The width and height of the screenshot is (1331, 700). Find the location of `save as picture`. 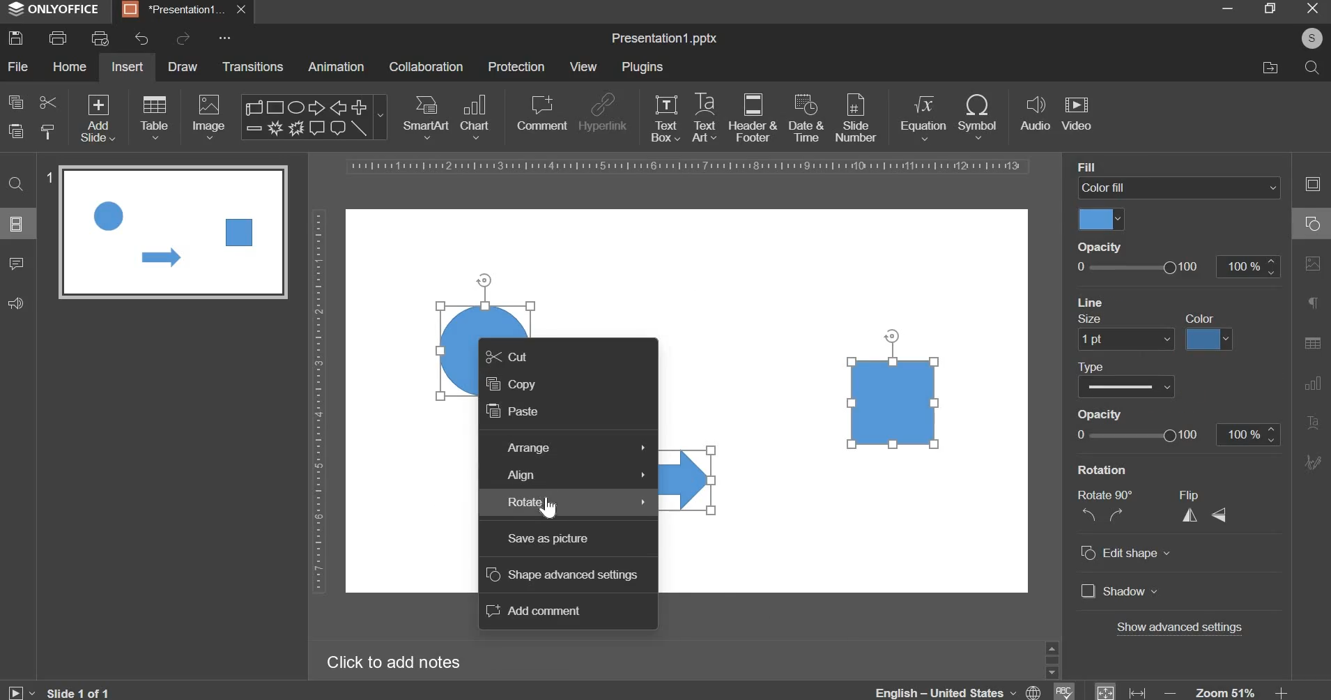

save as picture is located at coordinates (548, 539).